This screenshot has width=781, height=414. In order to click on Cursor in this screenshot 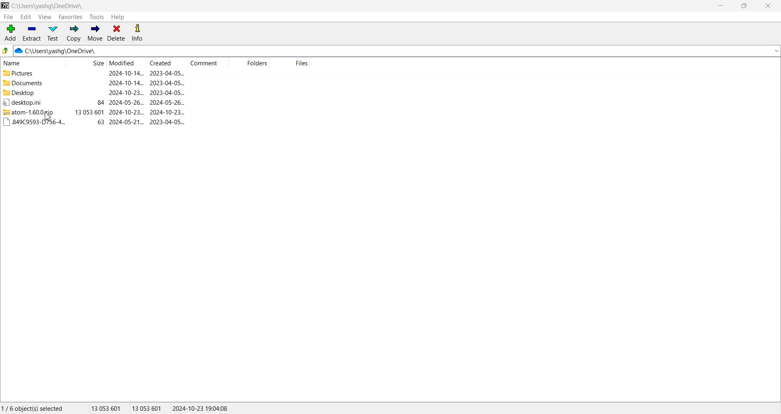, I will do `click(48, 116)`.